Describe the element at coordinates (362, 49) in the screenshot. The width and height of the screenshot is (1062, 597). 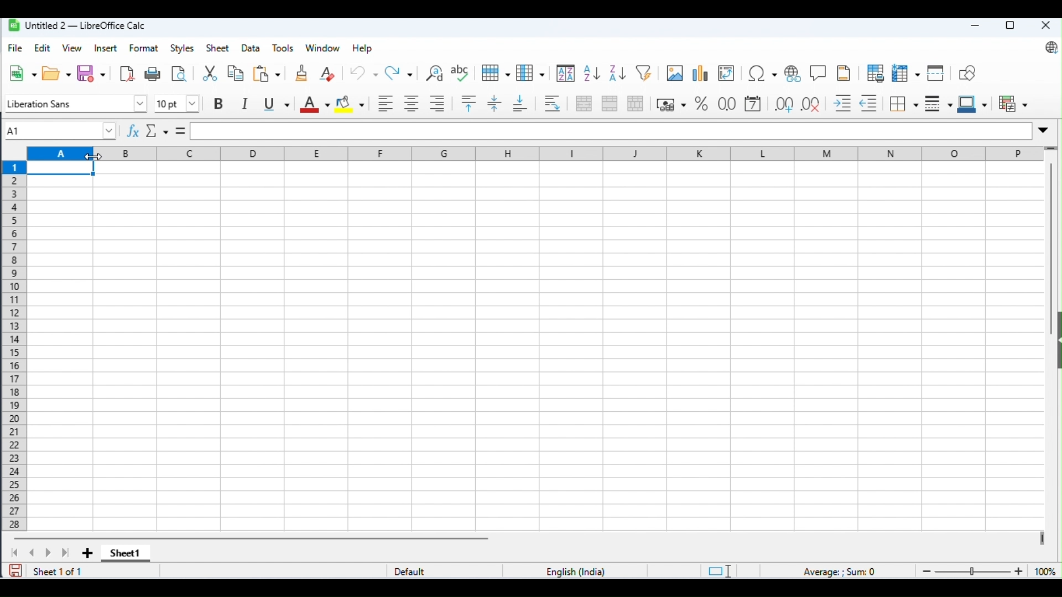
I see `help` at that location.